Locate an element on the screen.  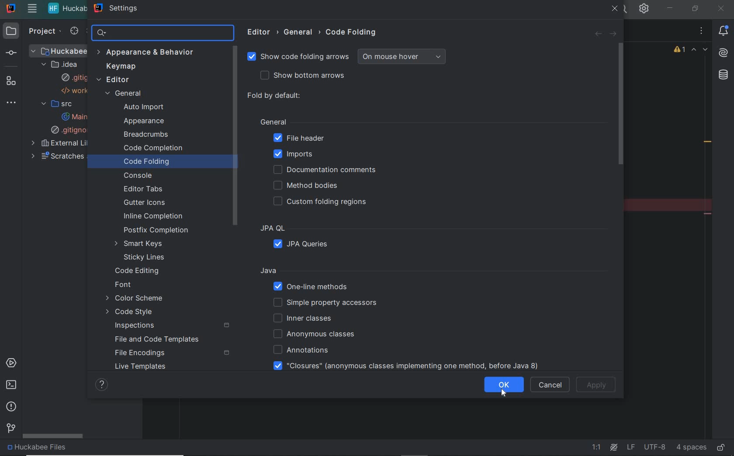
search settings is located at coordinates (163, 33).